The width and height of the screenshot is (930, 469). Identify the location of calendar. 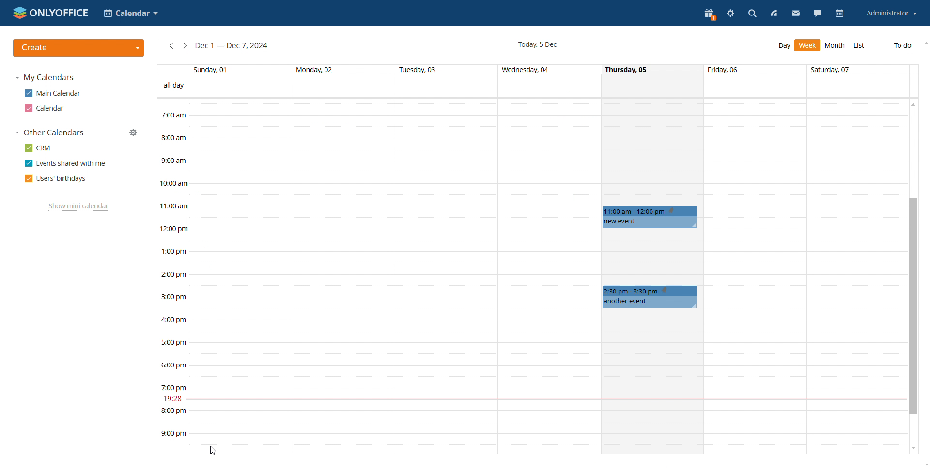
(46, 108).